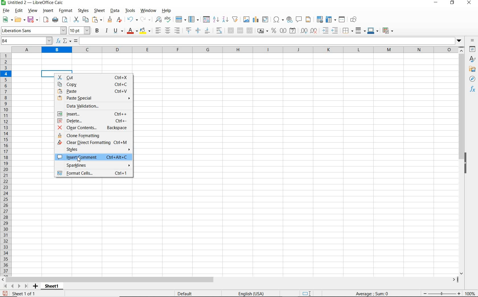  What do you see at coordinates (255, 293) in the screenshot?
I see `English(USA)` at bounding box center [255, 293].